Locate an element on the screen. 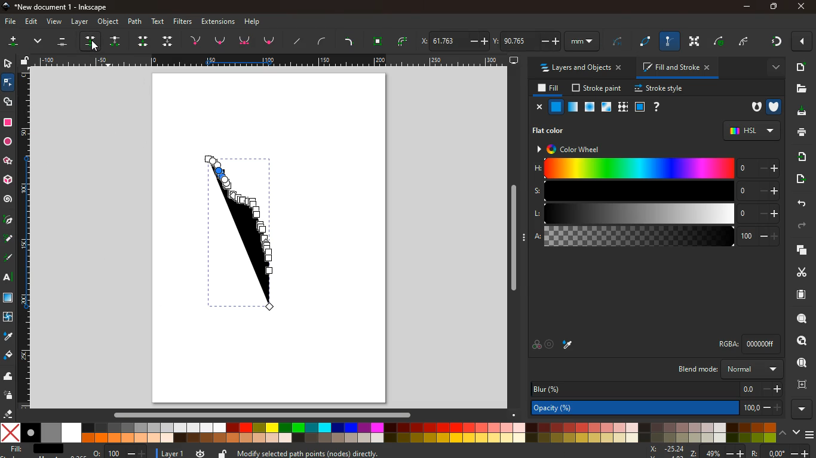 The height and width of the screenshot is (458, 816). node is located at coordinates (9, 82).